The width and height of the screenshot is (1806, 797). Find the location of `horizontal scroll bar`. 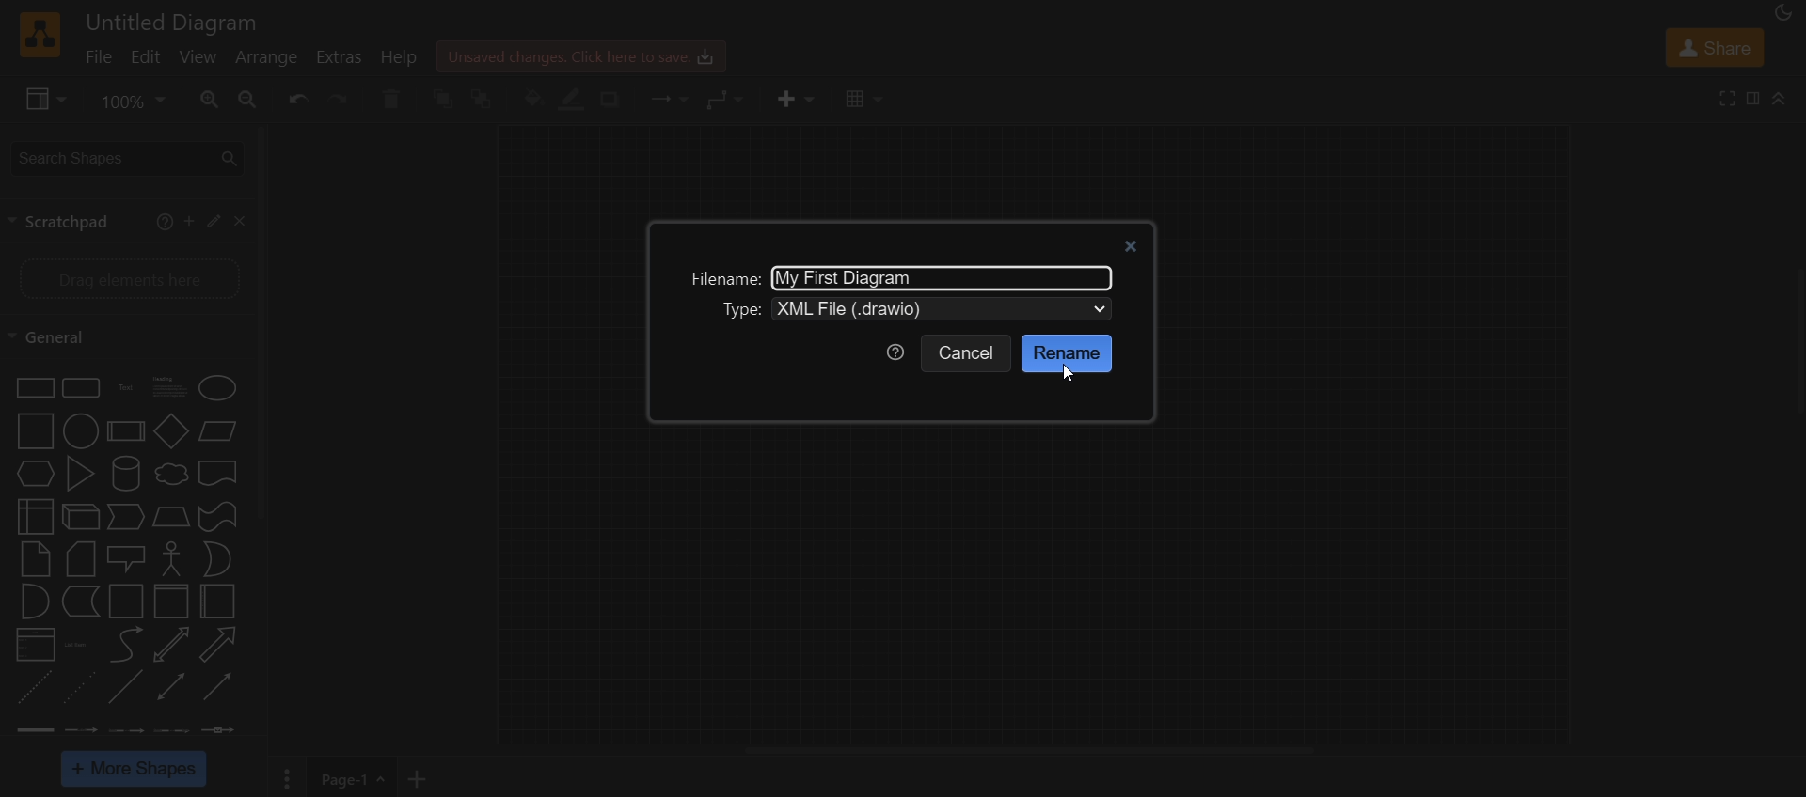

horizontal scroll bar is located at coordinates (1029, 752).